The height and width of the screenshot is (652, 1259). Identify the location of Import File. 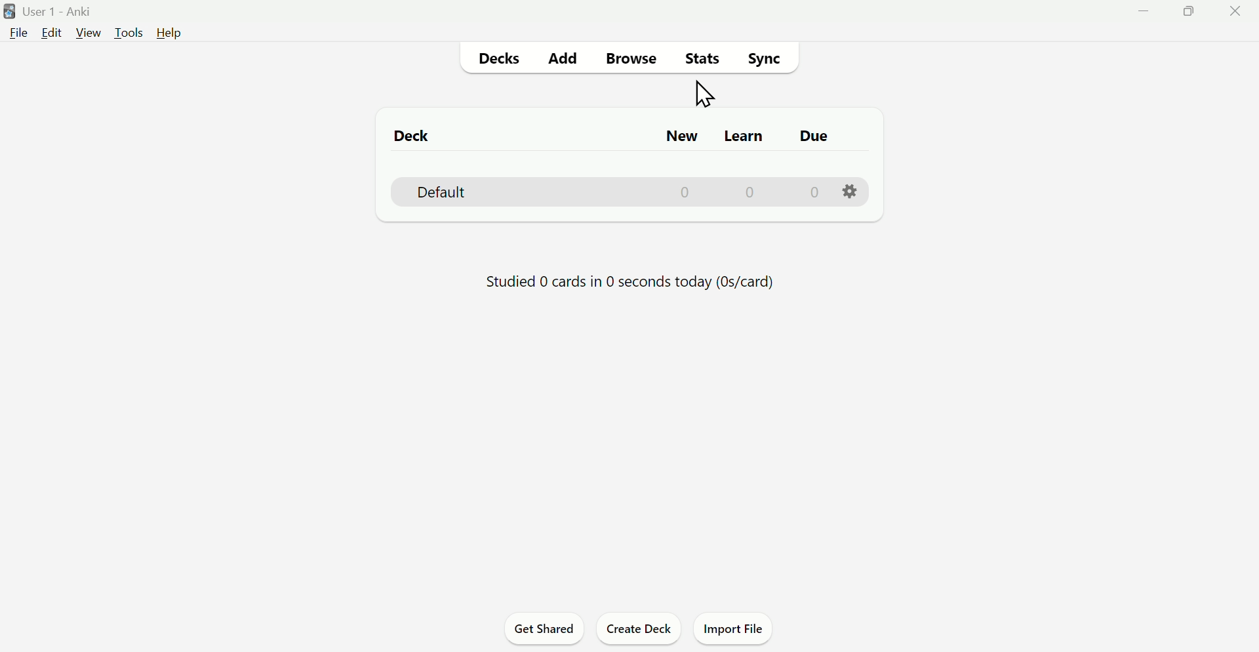
(735, 627).